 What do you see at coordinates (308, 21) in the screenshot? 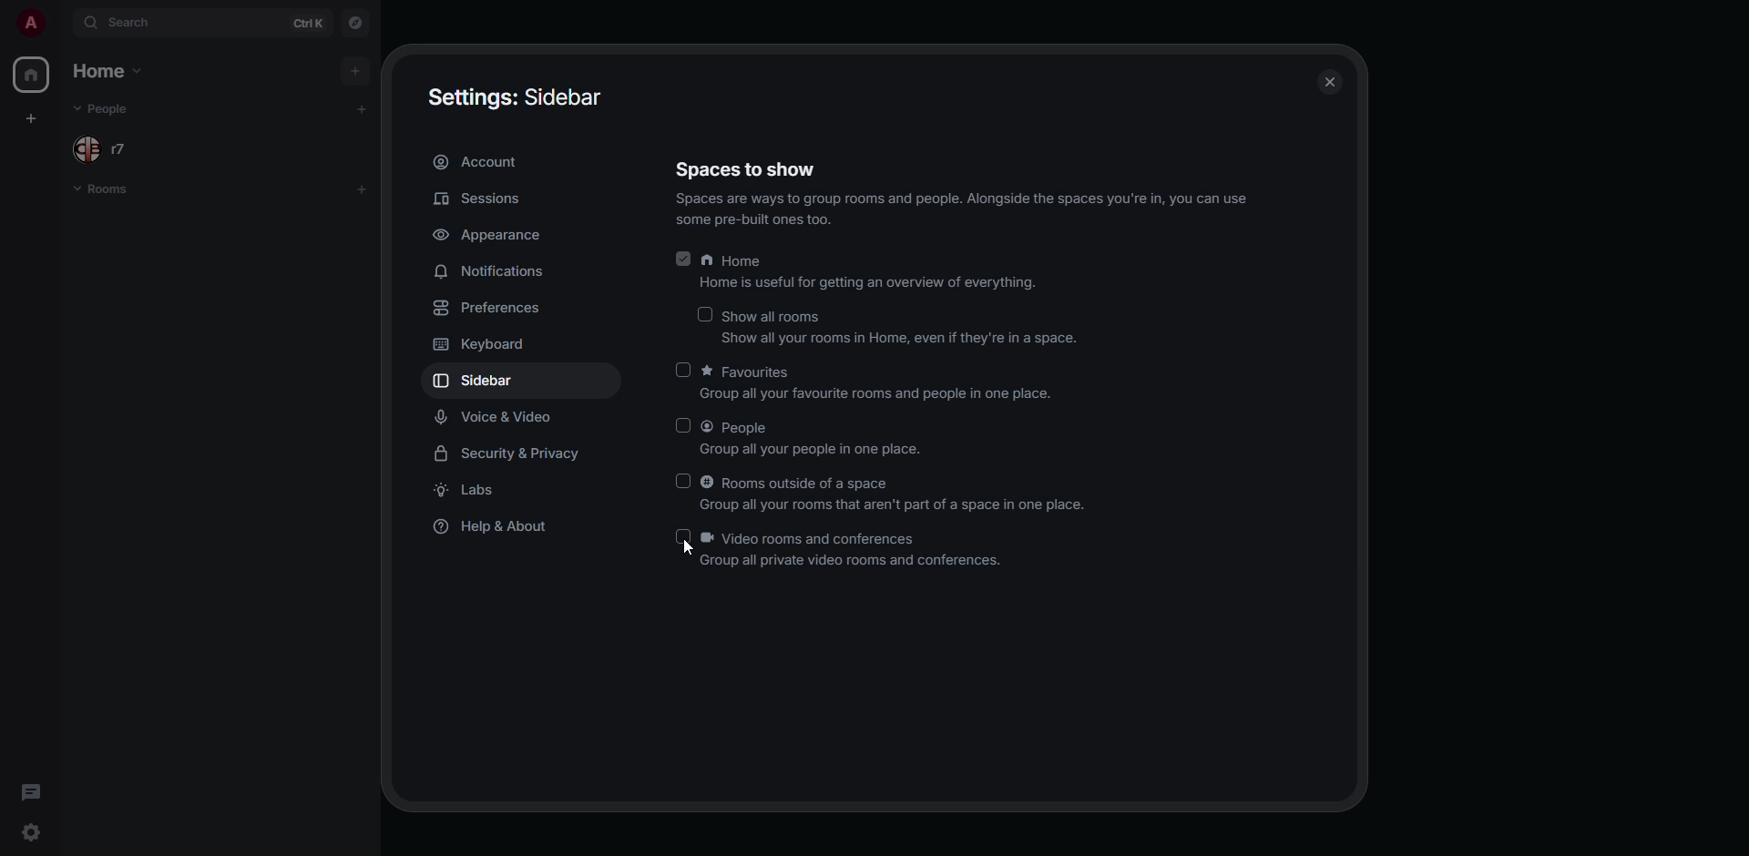
I see `ctrl K` at bounding box center [308, 21].